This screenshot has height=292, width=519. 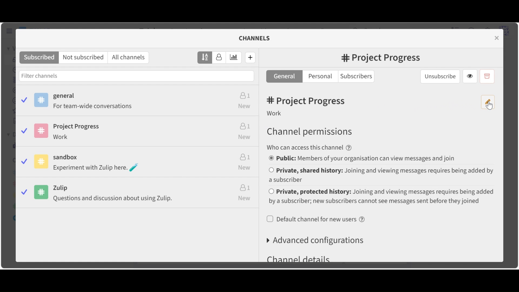 I want to click on Description, so click(x=278, y=114).